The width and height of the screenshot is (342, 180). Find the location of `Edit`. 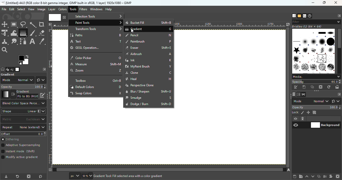

Edit is located at coordinates (12, 9).